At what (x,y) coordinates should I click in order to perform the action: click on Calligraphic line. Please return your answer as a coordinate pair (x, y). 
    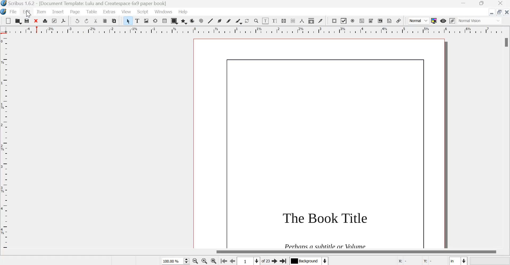
    Looking at the image, I should click on (239, 21).